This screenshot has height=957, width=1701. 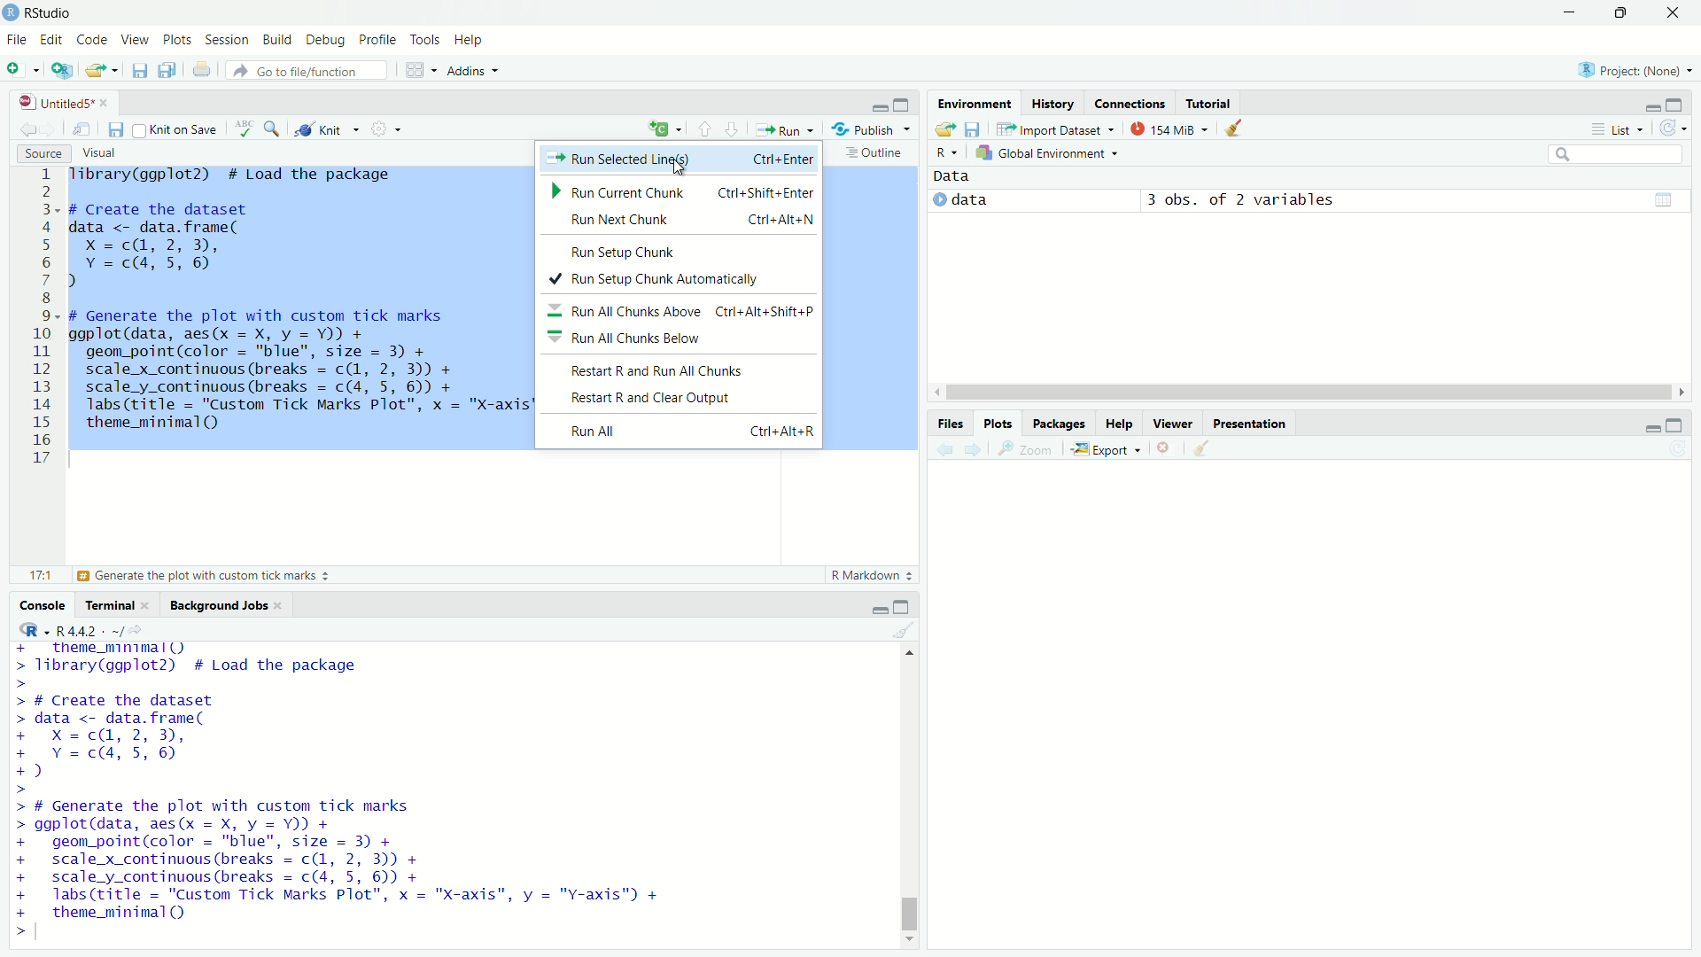 What do you see at coordinates (1565, 12) in the screenshot?
I see `minimize` at bounding box center [1565, 12].